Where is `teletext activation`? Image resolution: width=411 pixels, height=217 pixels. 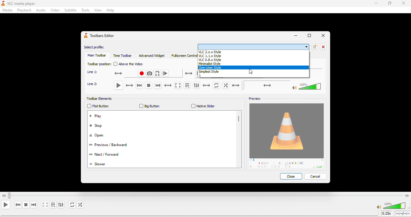 teletext activation is located at coordinates (188, 74).